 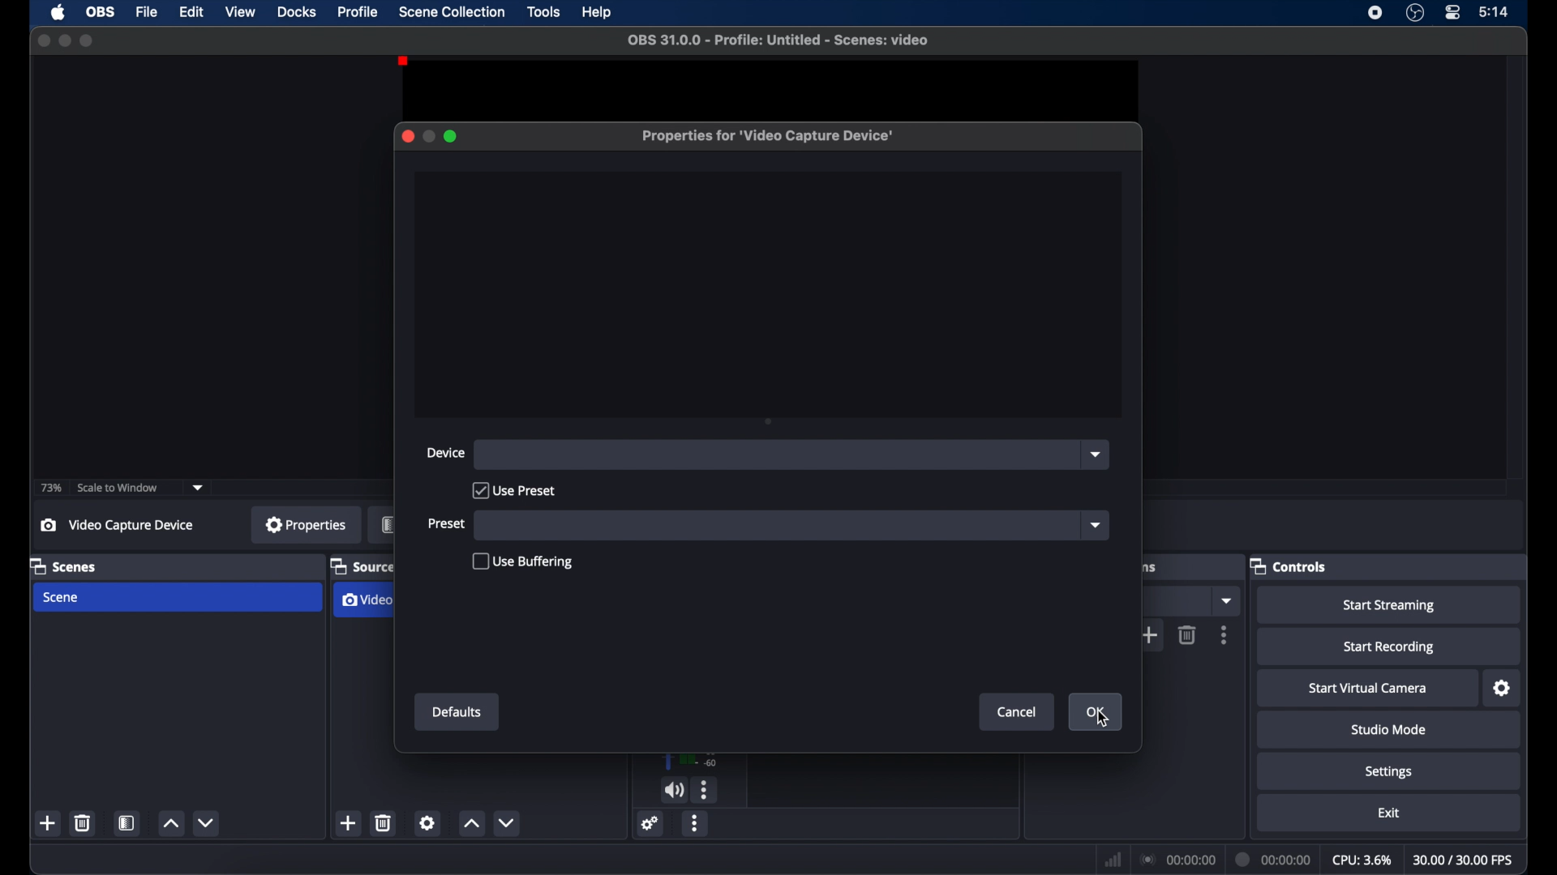 I want to click on Sound, so click(x=675, y=790).